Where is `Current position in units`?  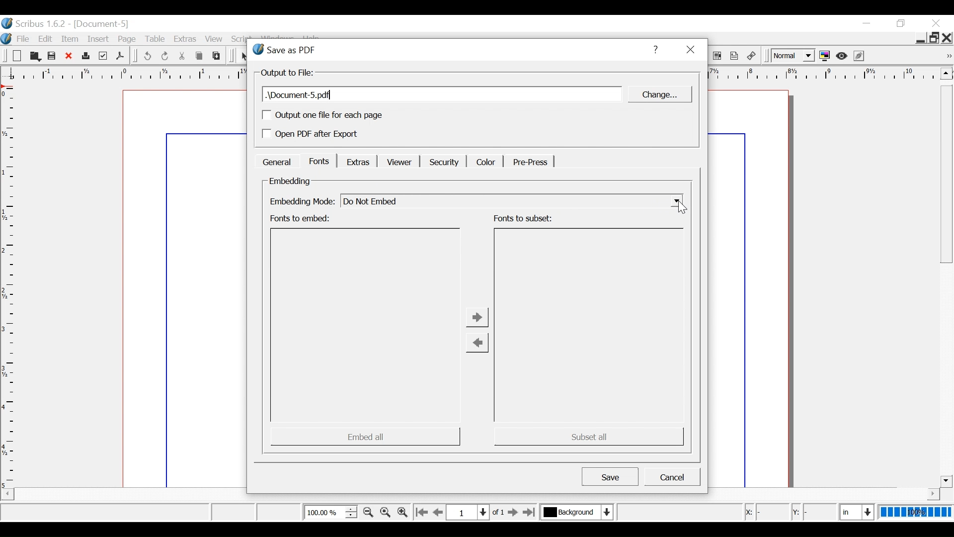 Current position in units is located at coordinates (858, 511).